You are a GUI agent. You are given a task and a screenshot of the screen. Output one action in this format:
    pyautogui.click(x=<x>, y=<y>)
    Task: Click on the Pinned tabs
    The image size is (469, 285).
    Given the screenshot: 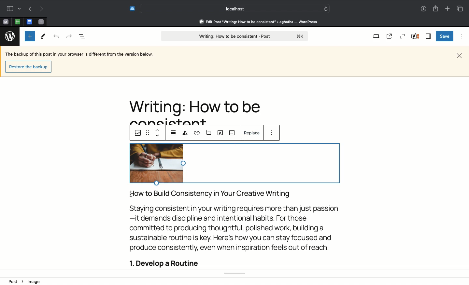 What is the action you would take?
    pyautogui.click(x=40, y=22)
    